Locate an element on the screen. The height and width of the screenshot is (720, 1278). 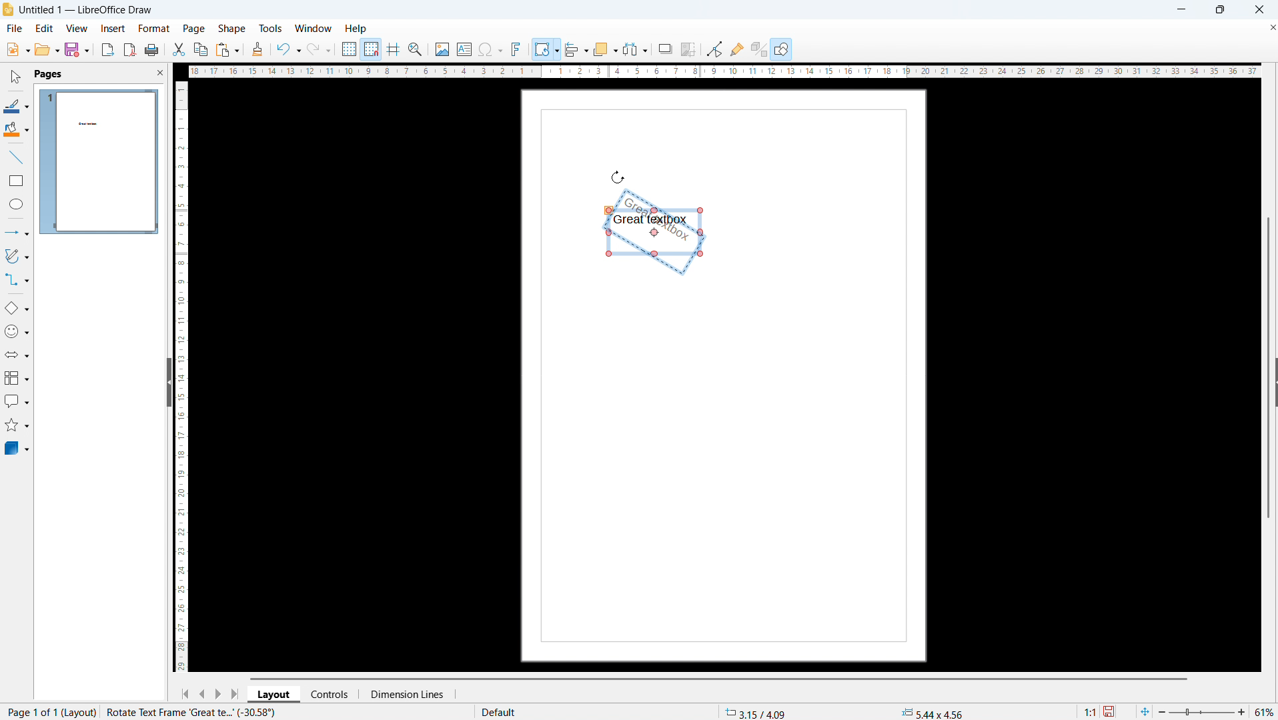
insert textbox is located at coordinates (464, 49).